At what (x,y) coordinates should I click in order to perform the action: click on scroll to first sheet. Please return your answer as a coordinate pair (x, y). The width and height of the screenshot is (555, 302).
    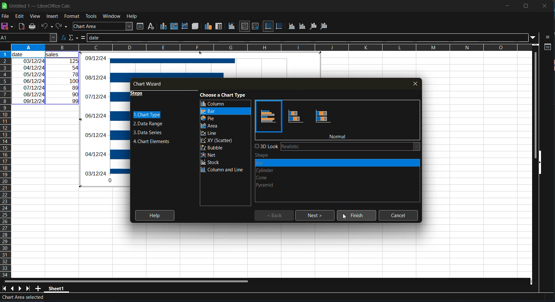
    Looking at the image, I should click on (4, 288).